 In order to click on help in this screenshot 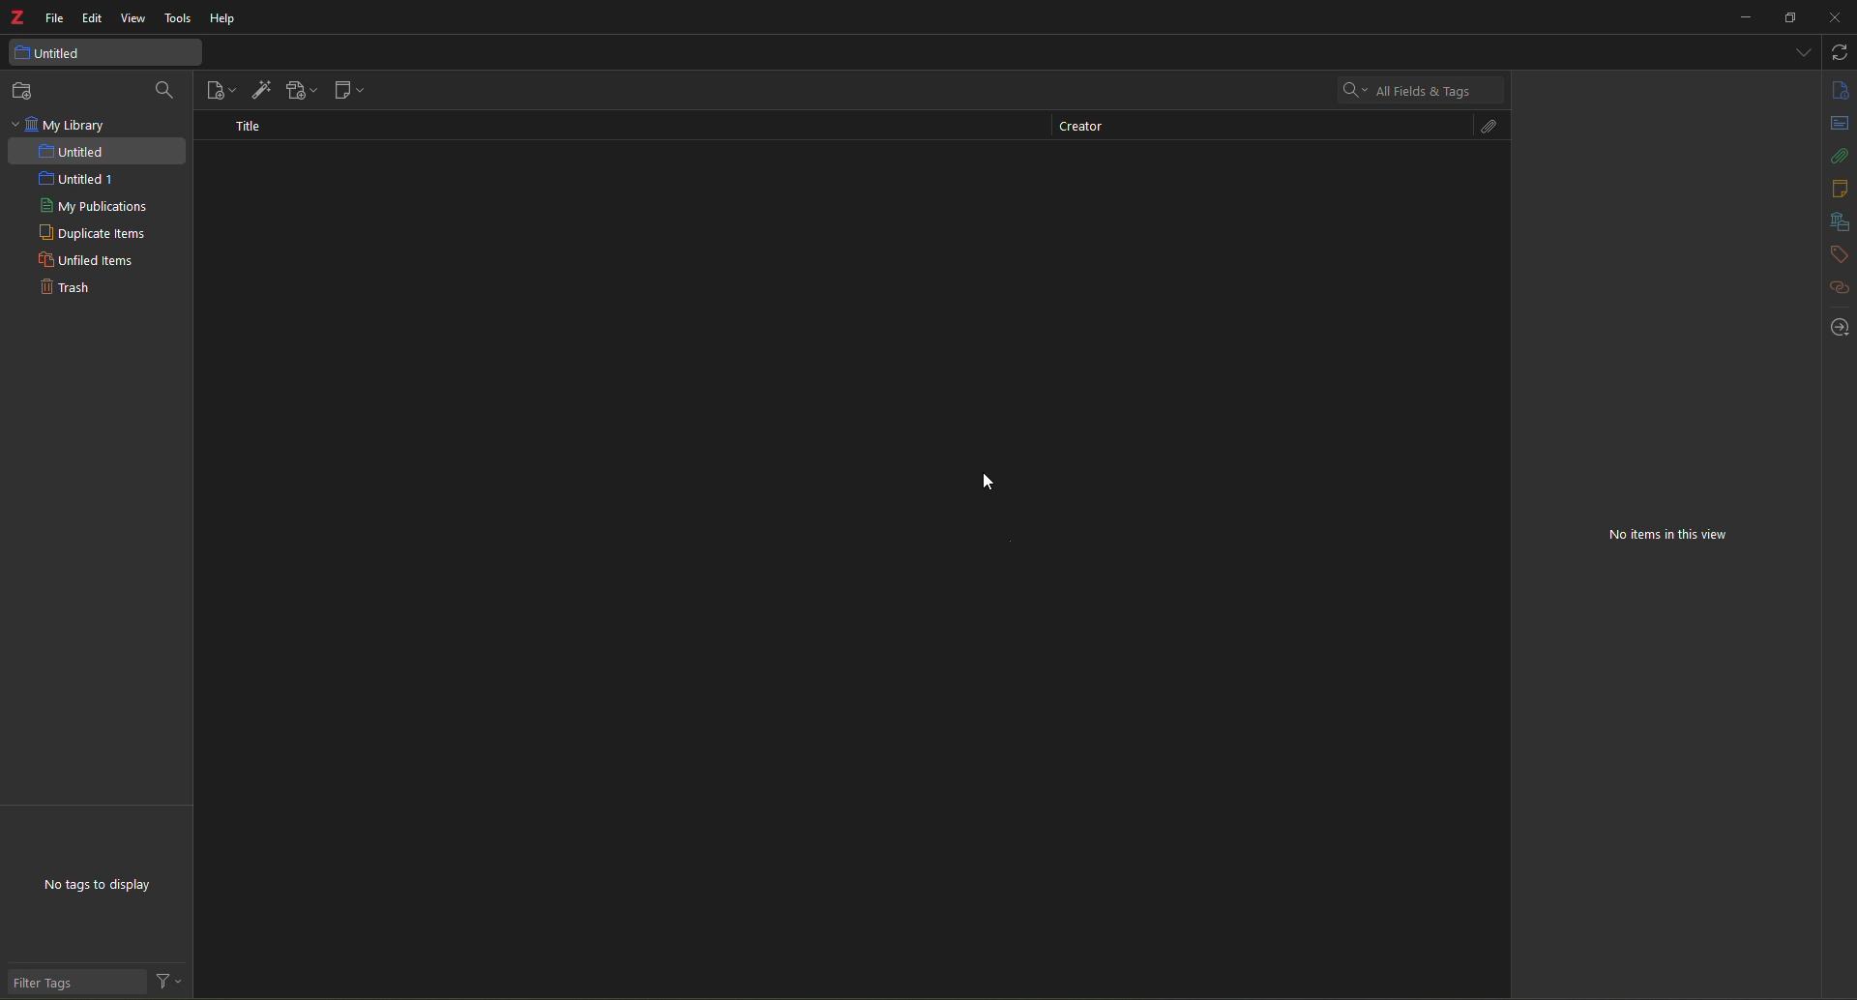, I will do `click(225, 21)`.